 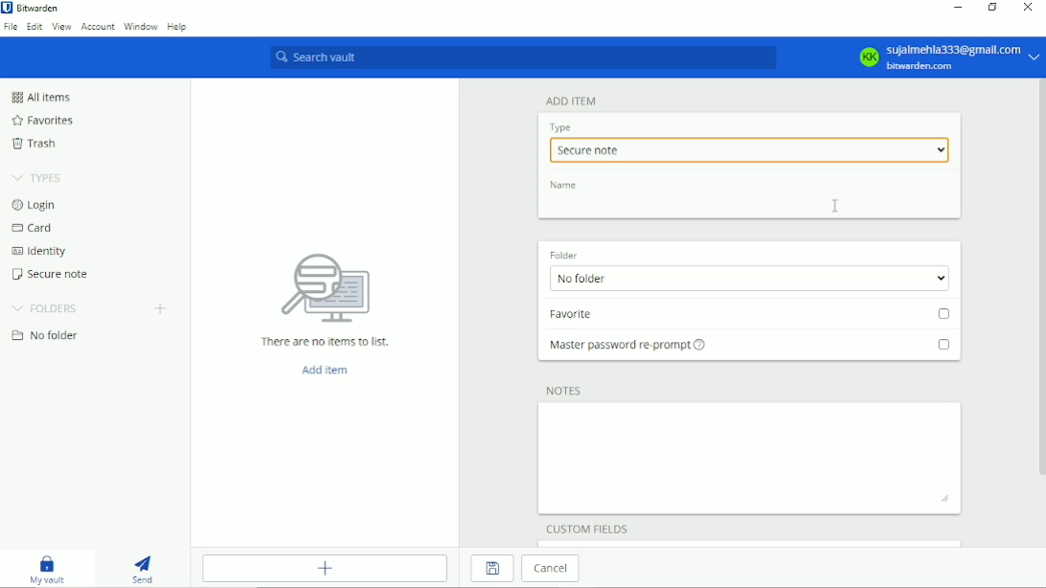 What do you see at coordinates (35, 204) in the screenshot?
I see `Login` at bounding box center [35, 204].